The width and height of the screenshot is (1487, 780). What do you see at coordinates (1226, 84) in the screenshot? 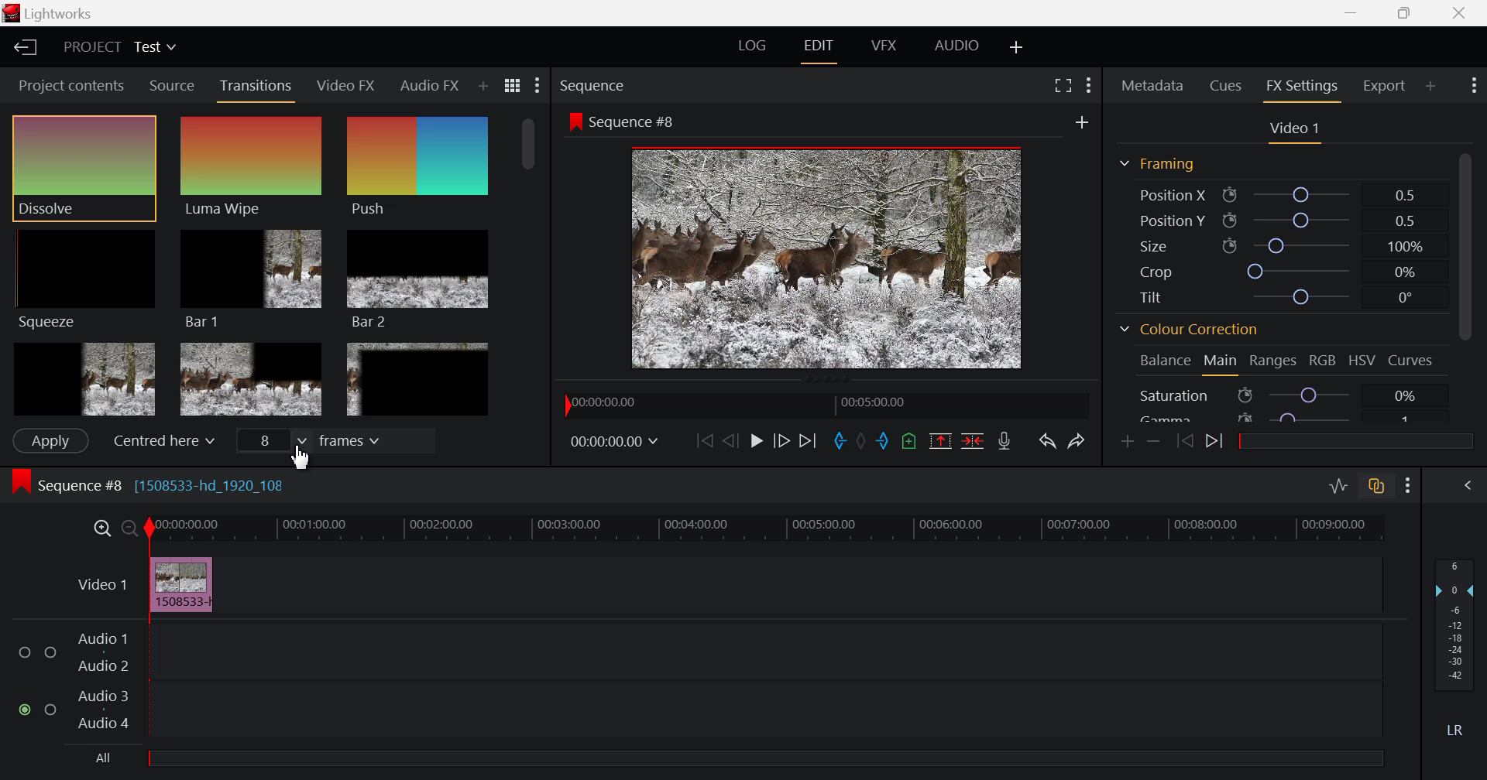
I see `Cues` at bounding box center [1226, 84].